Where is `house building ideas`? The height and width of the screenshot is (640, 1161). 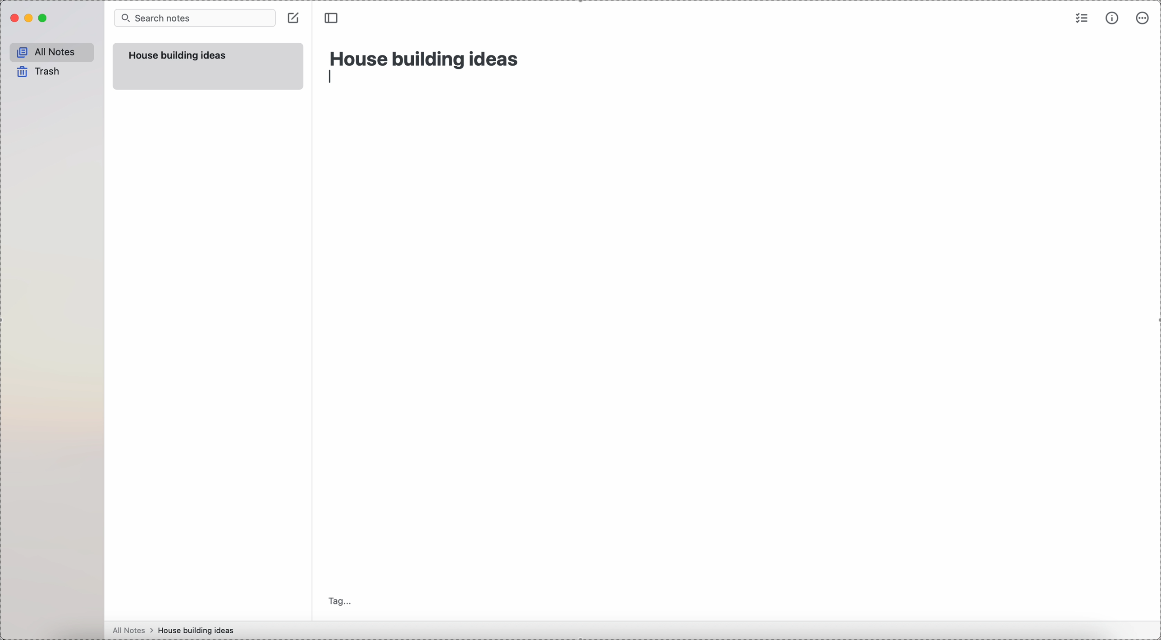 house building ideas is located at coordinates (199, 631).